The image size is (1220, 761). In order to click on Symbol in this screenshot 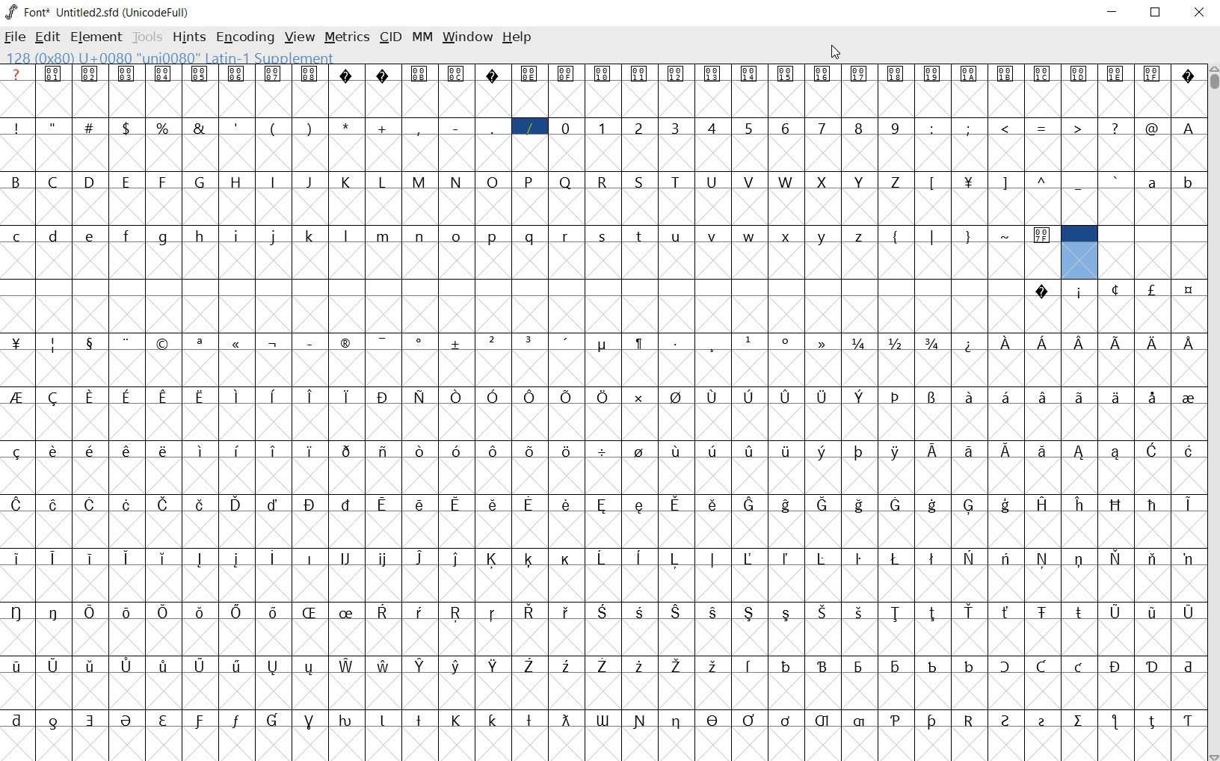, I will do `click(1042, 611)`.